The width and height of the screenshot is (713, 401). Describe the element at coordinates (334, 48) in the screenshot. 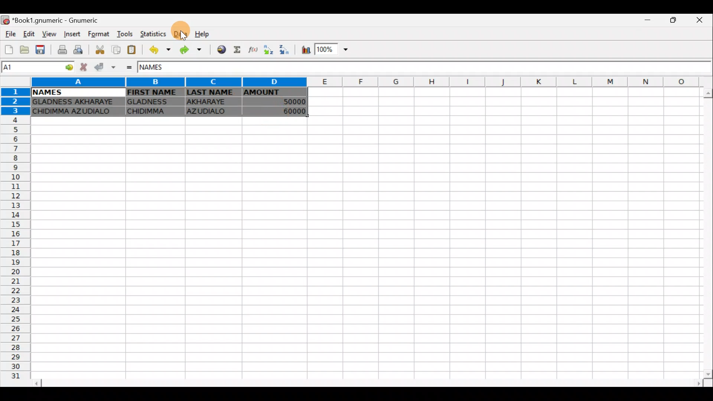

I see `Zoom` at that location.